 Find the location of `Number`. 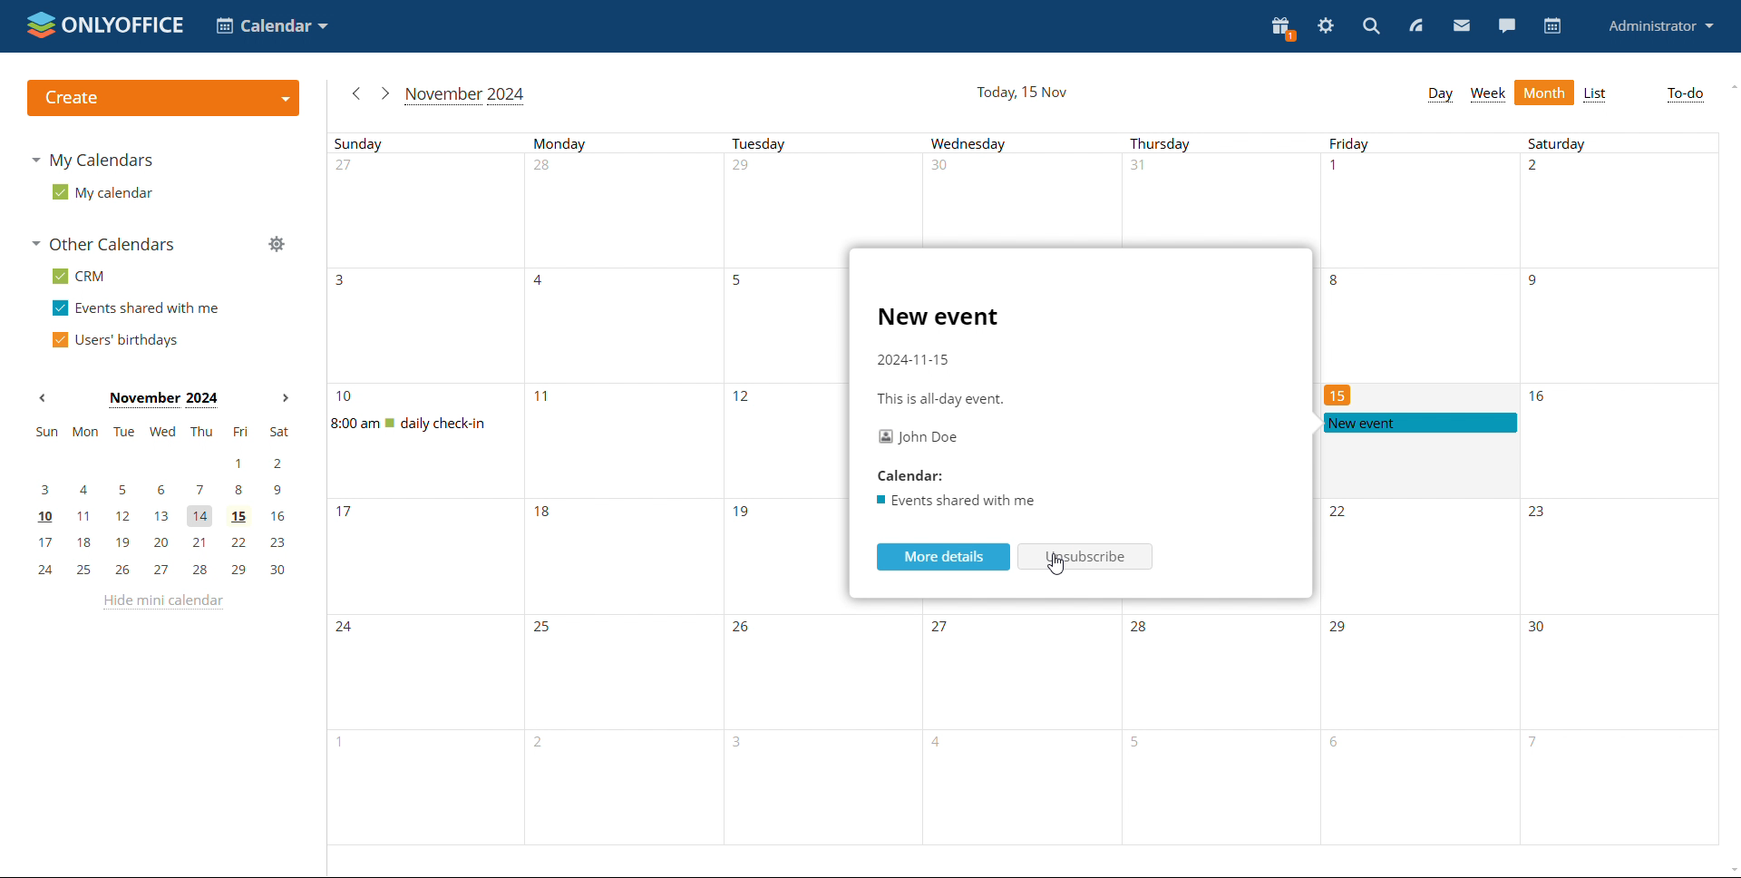

Number is located at coordinates (1338, 396).